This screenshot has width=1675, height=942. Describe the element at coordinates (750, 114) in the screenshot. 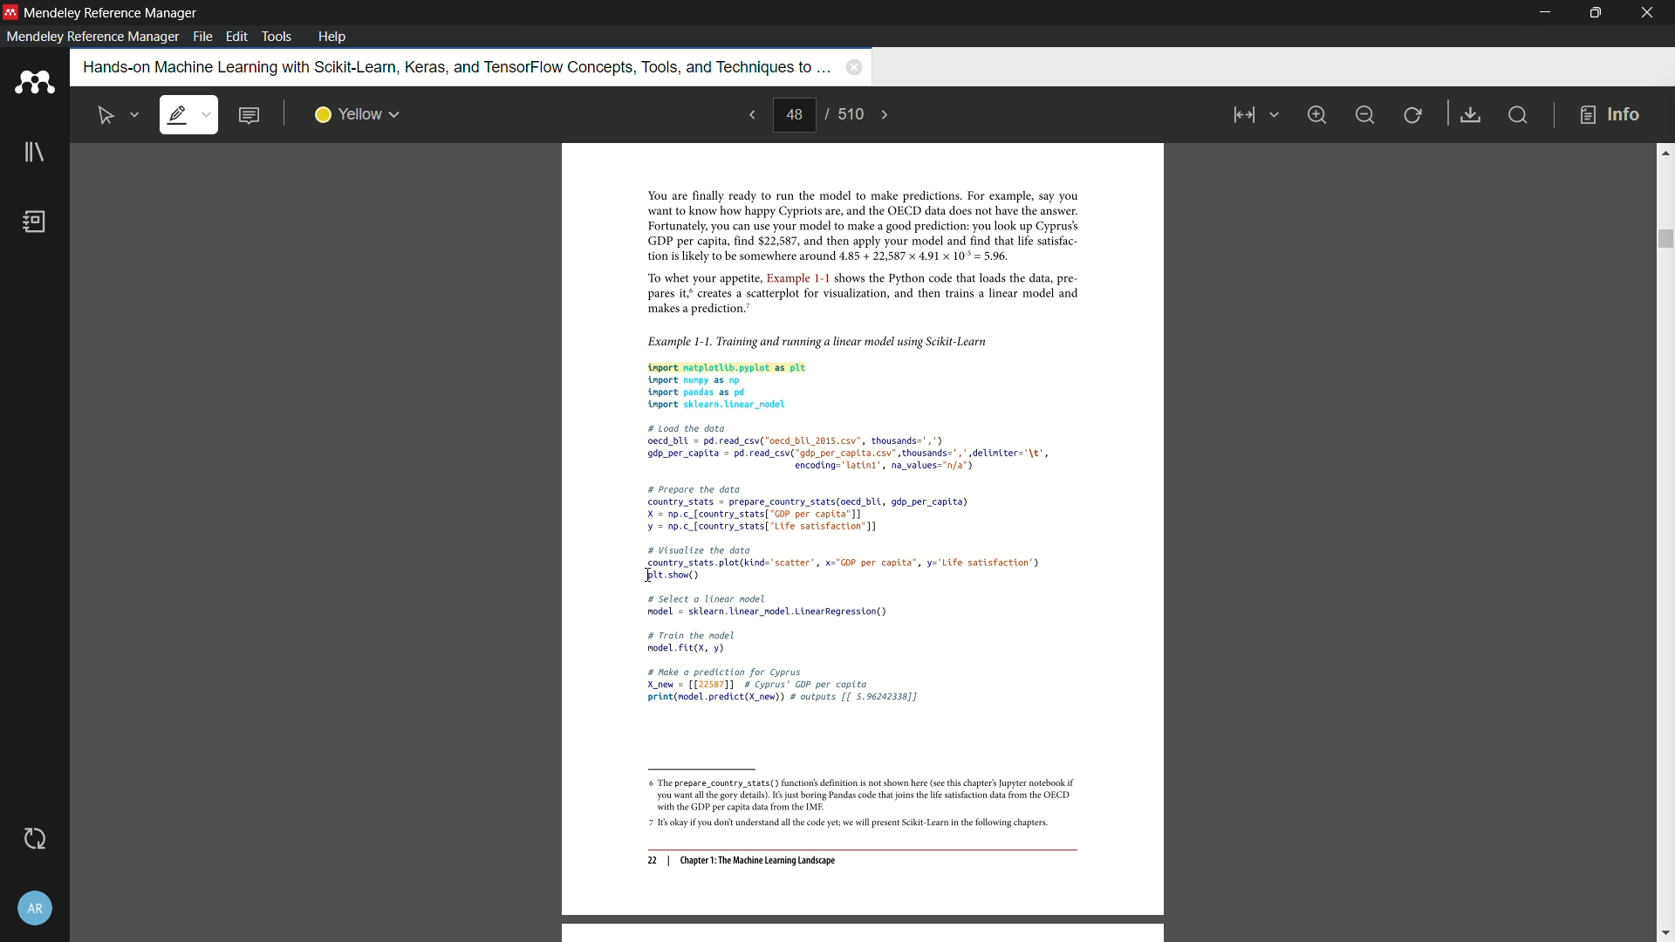

I see `previous page` at that location.